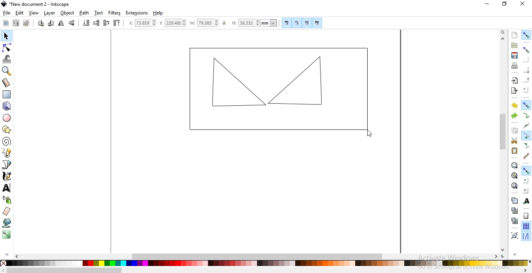 The height and width of the screenshot is (273, 532). I want to click on snap bounding box corners, so click(527, 69).